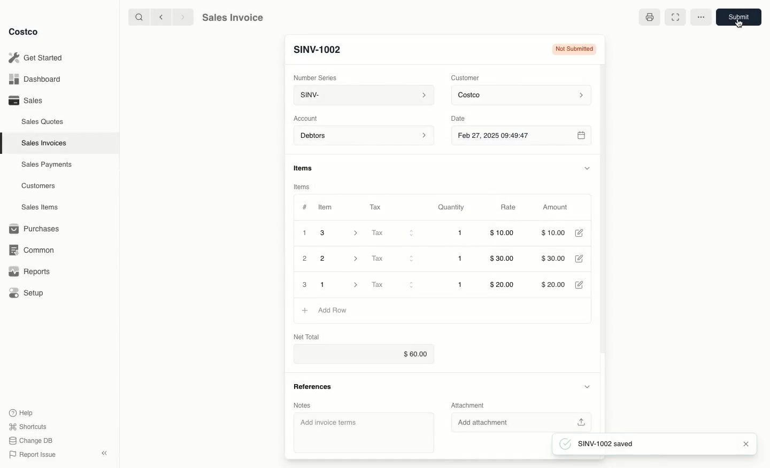 This screenshot has height=468, width=770. What do you see at coordinates (581, 233) in the screenshot?
I see `Edit` at bounding box center [581, 233].